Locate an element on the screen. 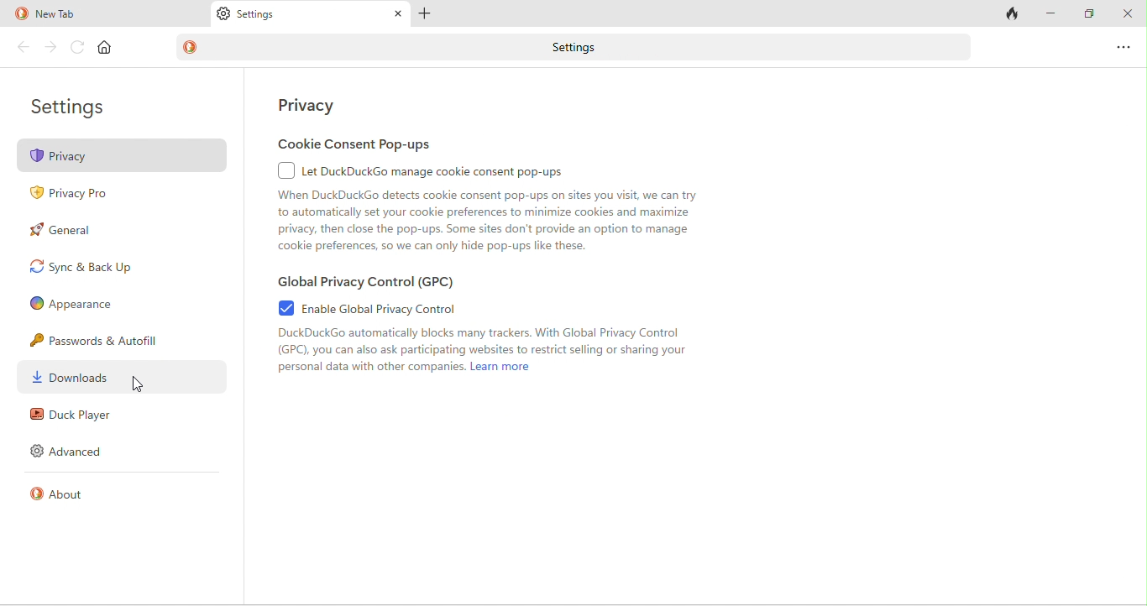 Image resolution: width=1147 pixels, height=606 pixels. privacy pro is located at coordinates (81, 193).